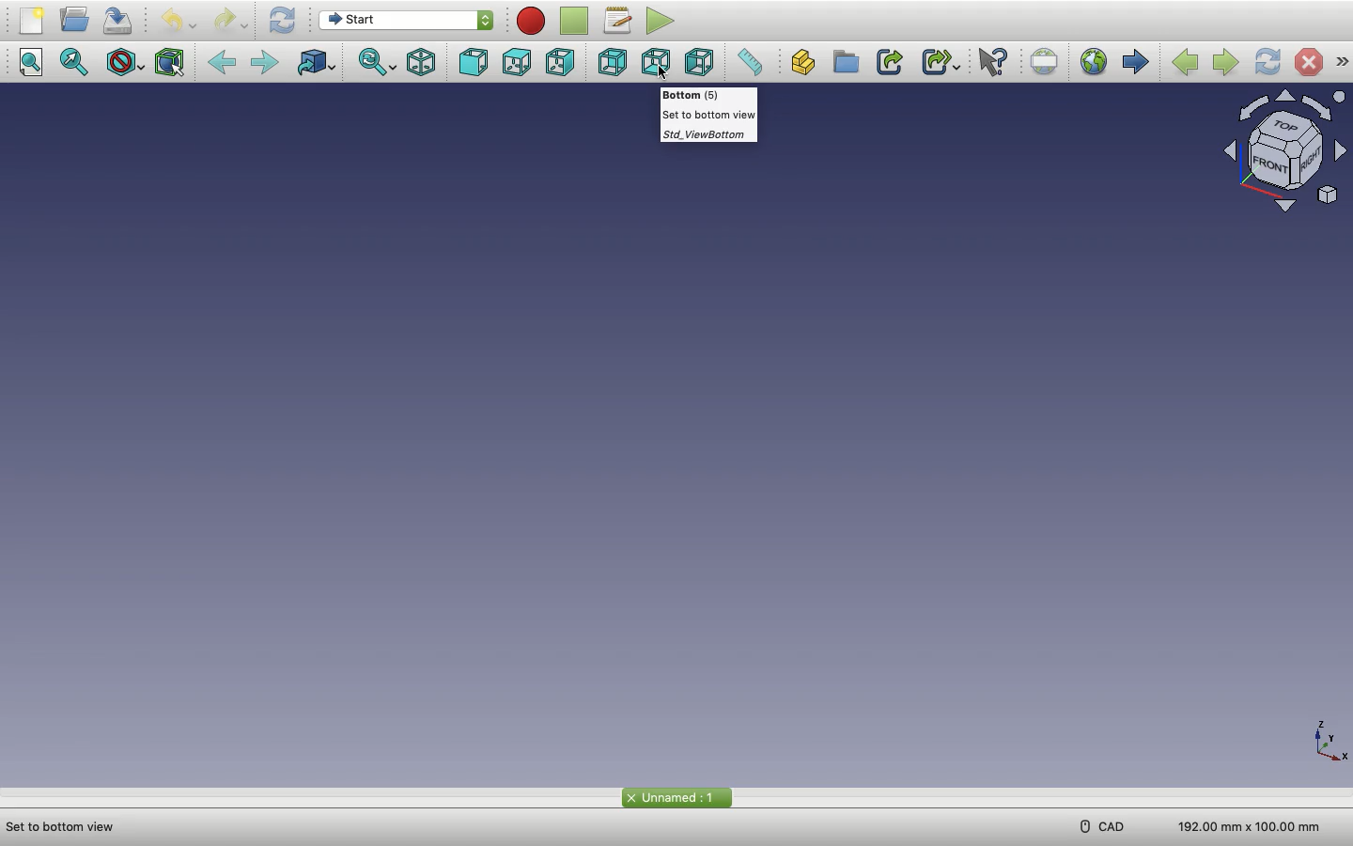 This screenshot has height=846, width=1353. What do you see at coordinates (806, 64) in the screenshot?
I see `Create part` at bounding box center [806, 64].